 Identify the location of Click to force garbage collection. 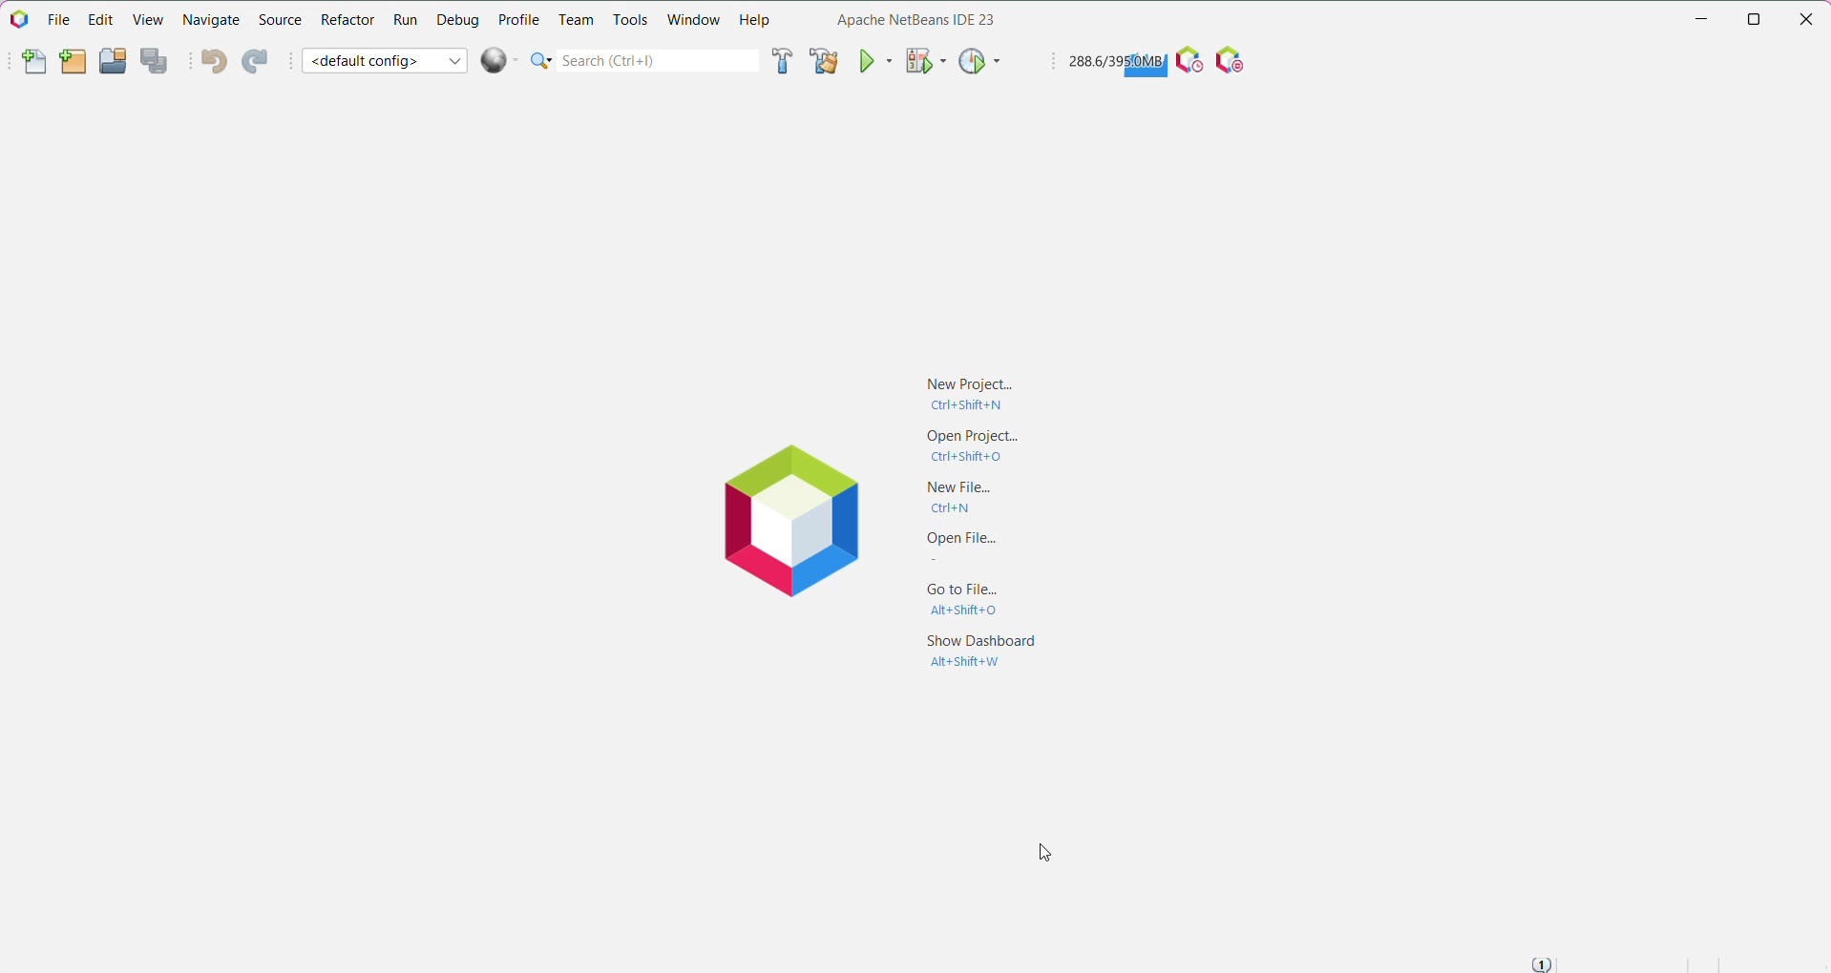
(1115, 62).